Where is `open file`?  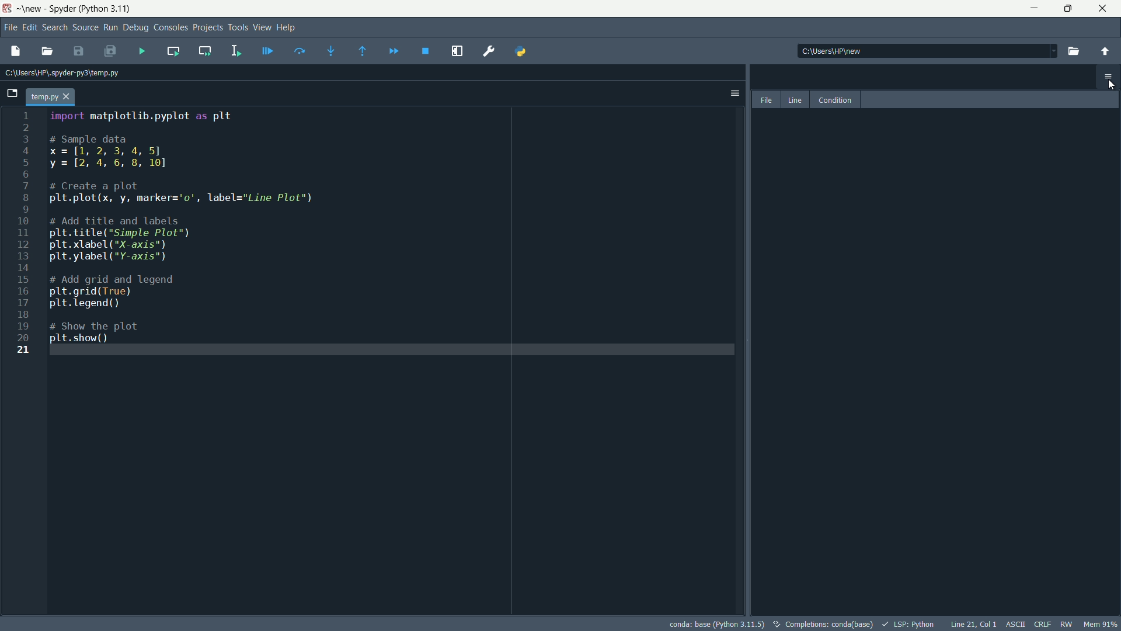
open file is located at coordinates (47, 51).